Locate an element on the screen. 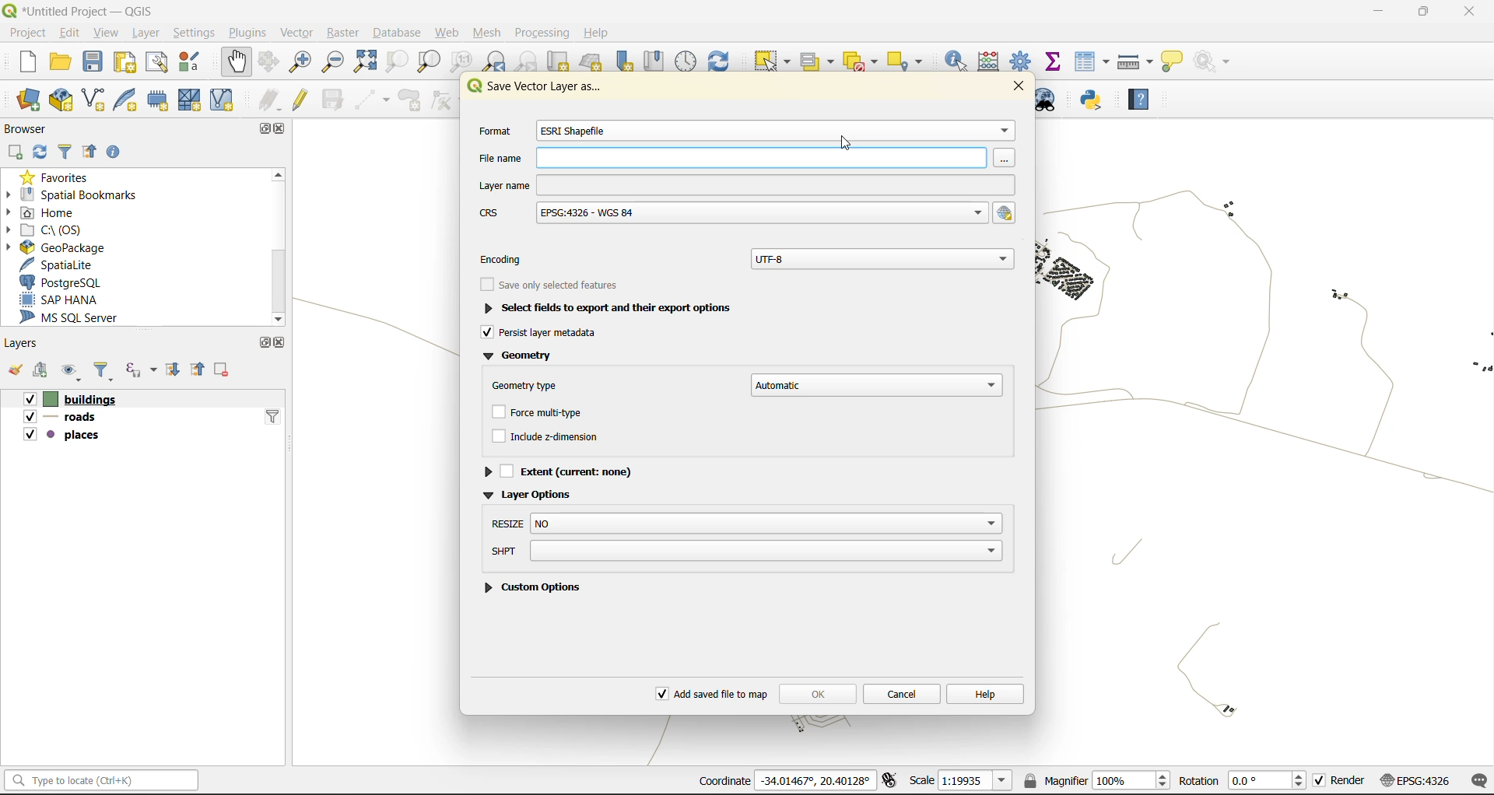 This screenshot has width=1494, height=795. persist layer metadata is located at coordinates (549, 334).